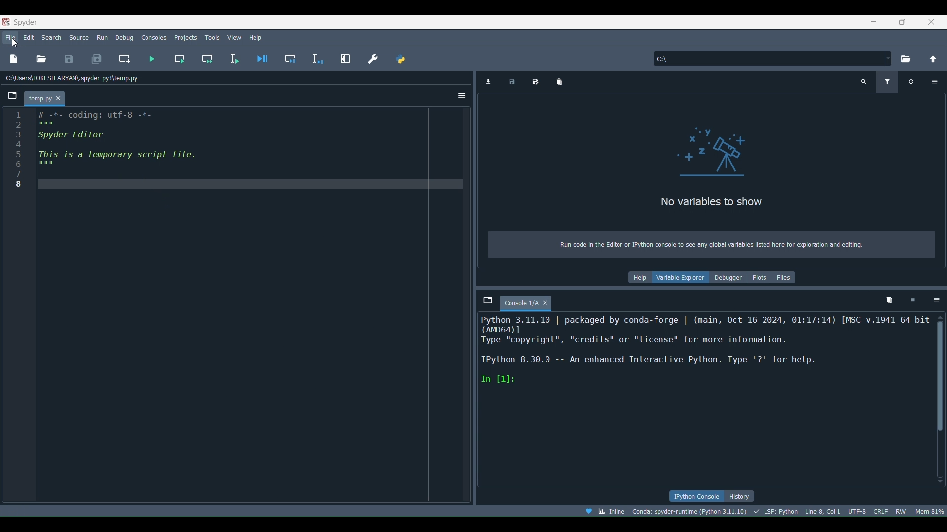 The height and width of the screenshot is (532, 947). Describe the element at coordinates (487, 301) in the screenshot. I see `Browse tabs` at that location.